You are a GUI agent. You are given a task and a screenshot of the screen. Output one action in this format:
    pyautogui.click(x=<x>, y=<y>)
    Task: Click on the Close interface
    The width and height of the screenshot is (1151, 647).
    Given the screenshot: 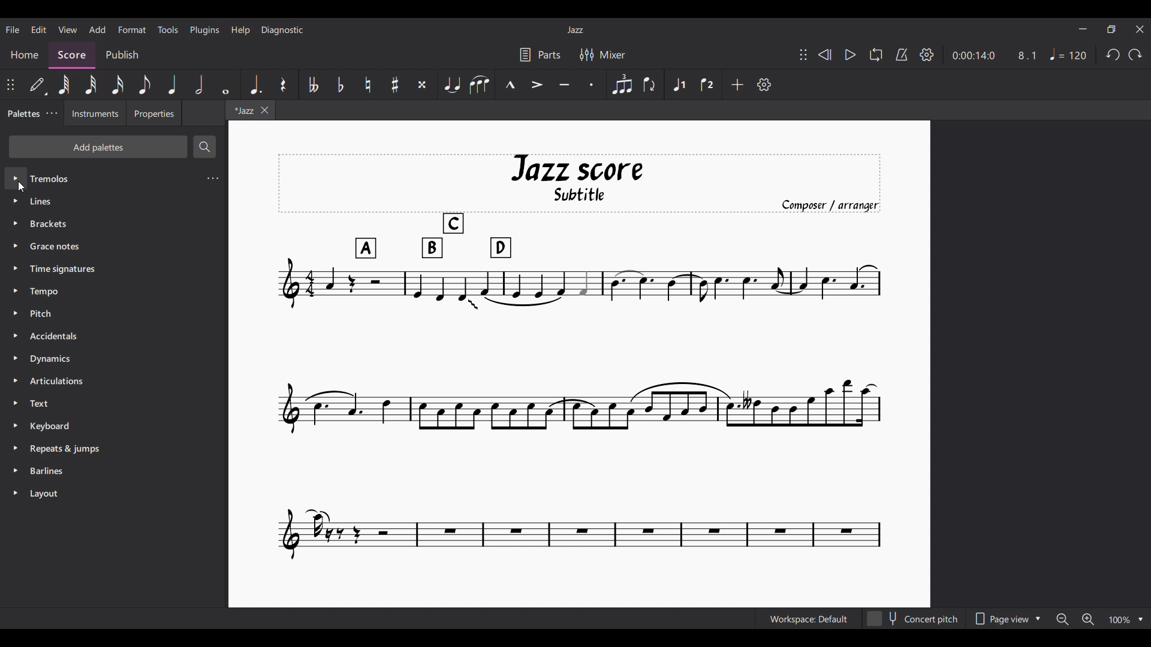 What is the action you would take?
    pyautogui.click(x=1140, y=29)
    